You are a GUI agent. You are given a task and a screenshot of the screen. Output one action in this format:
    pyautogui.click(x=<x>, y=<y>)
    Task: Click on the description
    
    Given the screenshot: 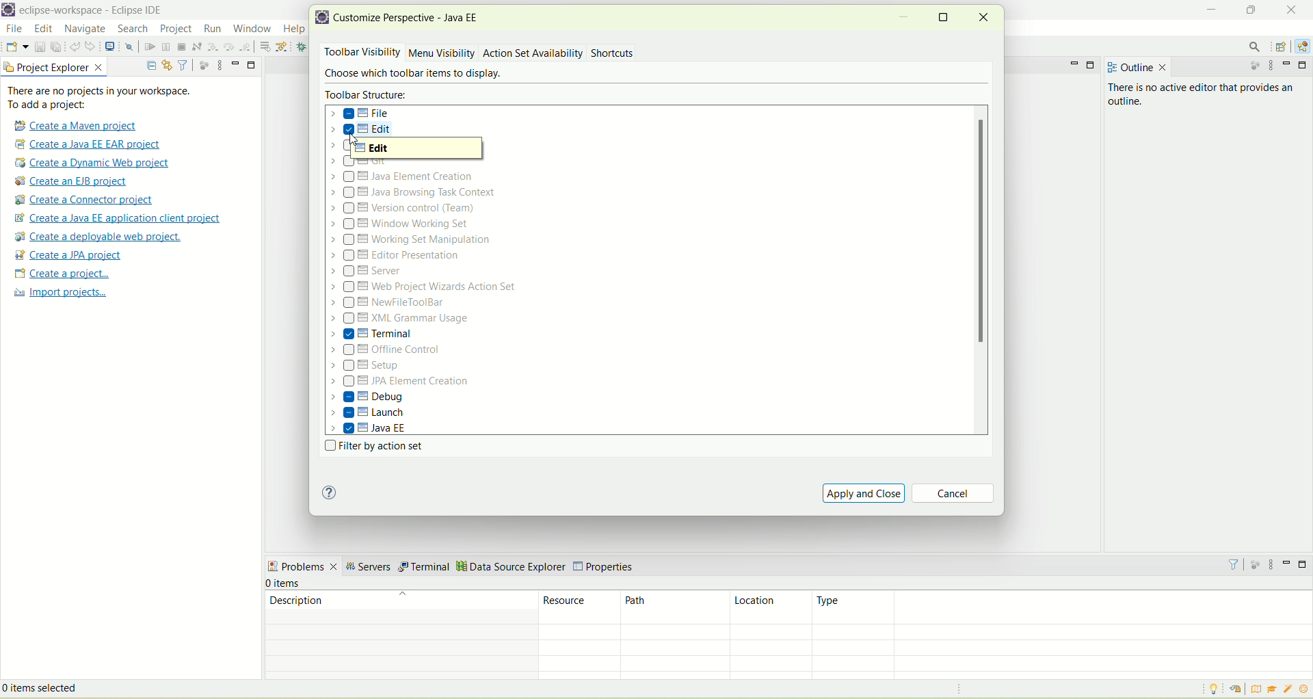 What is the action you would take?
    pyautogui.click(x=399, y=606)
    